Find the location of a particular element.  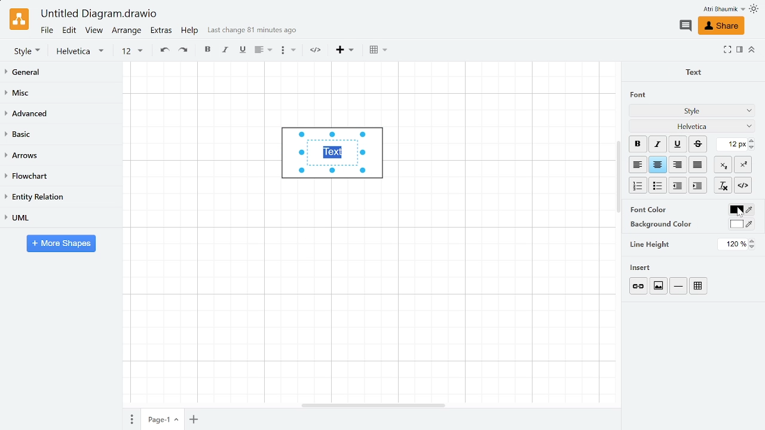

italics is located at coordinates (226, 51).